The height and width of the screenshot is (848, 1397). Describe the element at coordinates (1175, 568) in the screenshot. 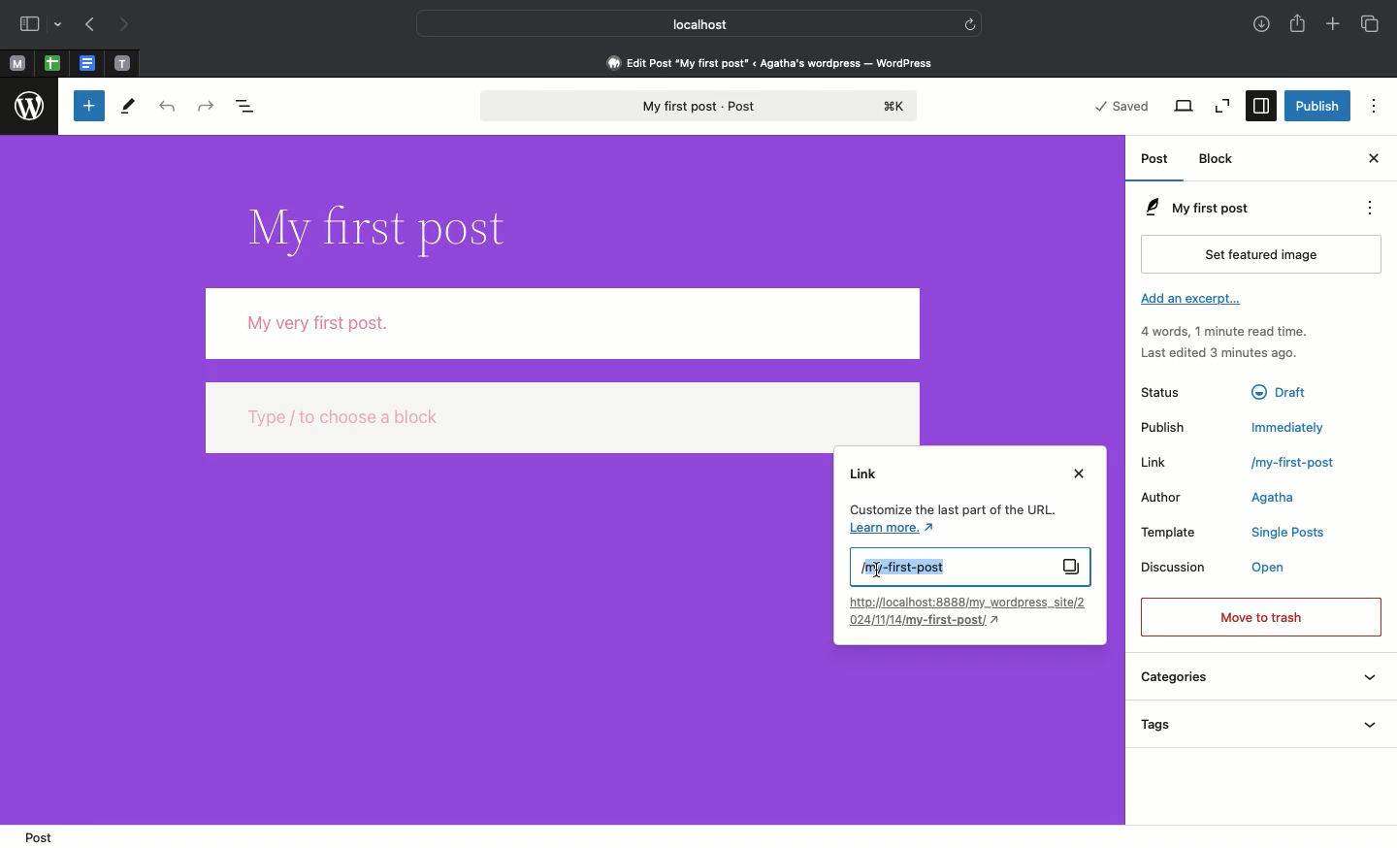

I see `Discussion` at that location.